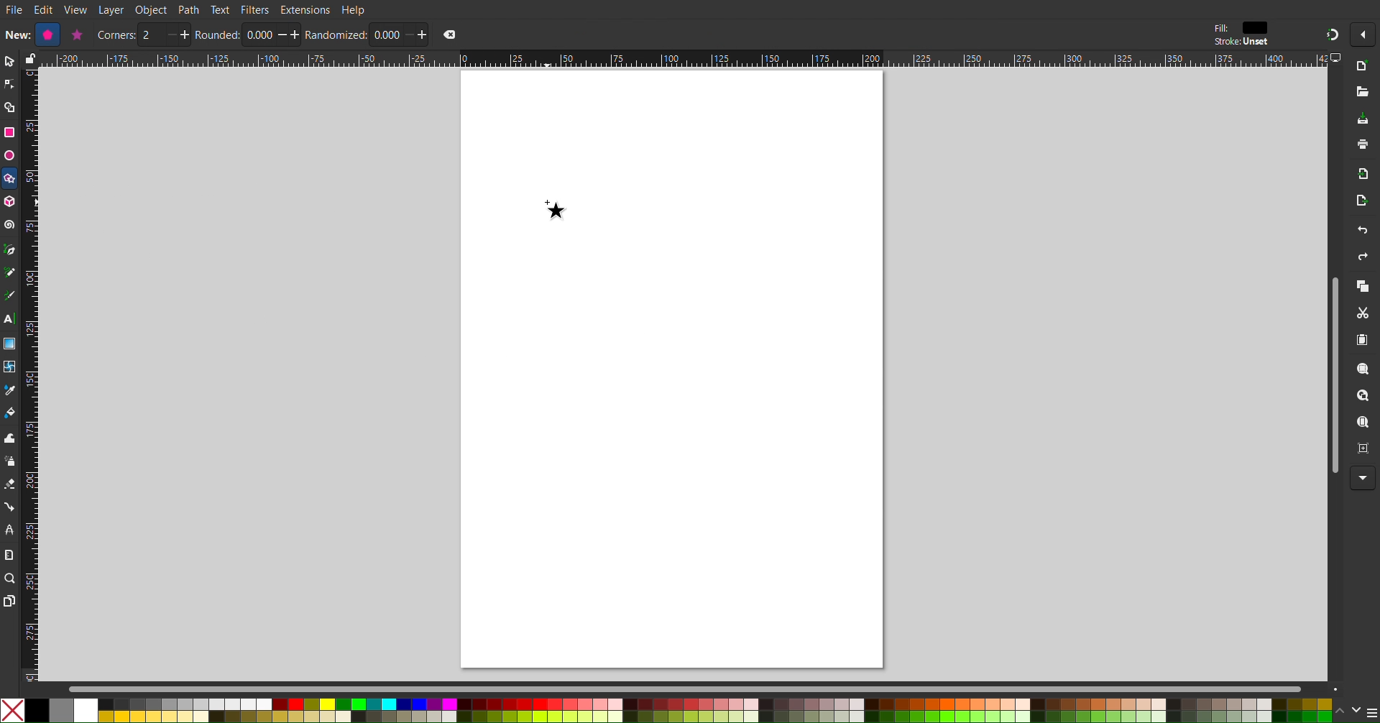 The width and height of the screenshot is (1380, 723). Describe the element at coordinates (450, 34) in the screenshot. I see `Close` at that location.